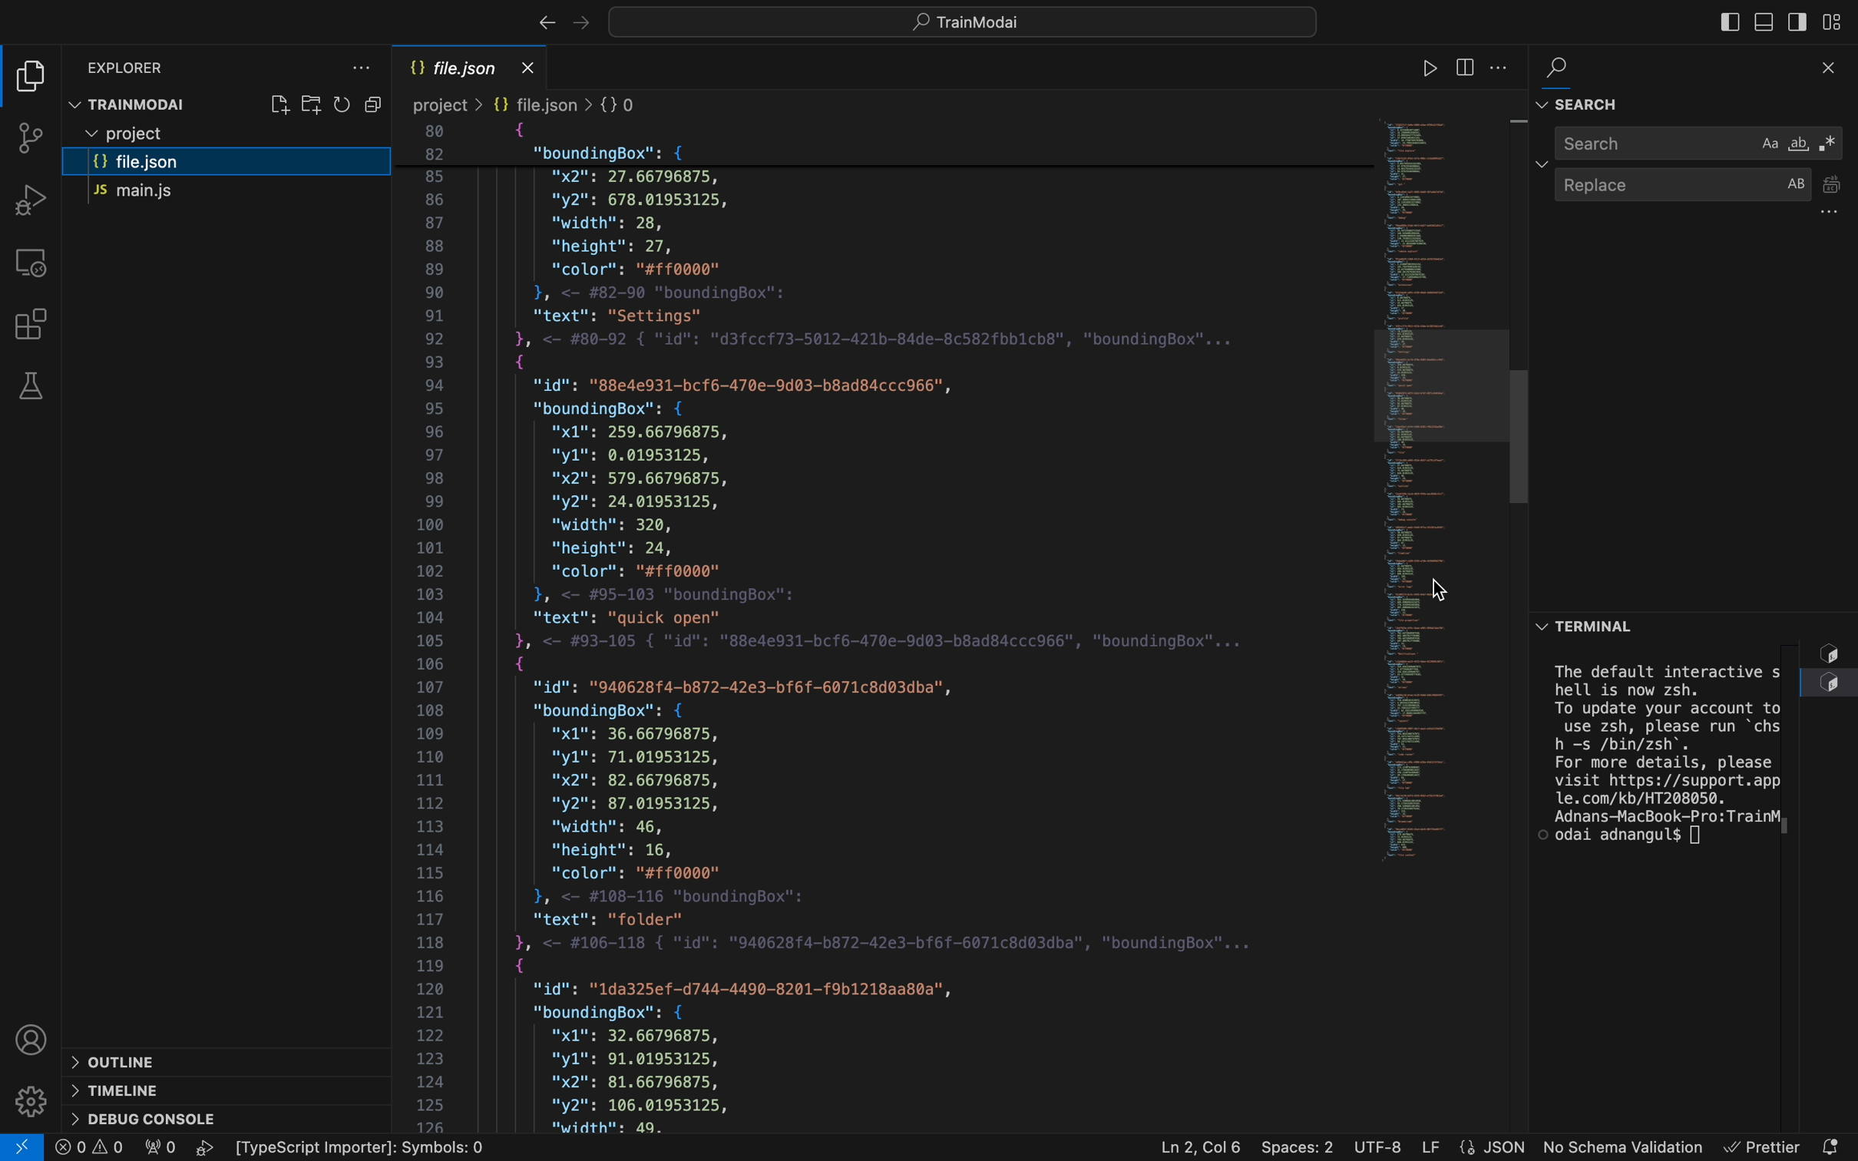 Image resolution: width=1858 pixels, height=1161 pixels. Describe the element at coordinates (968, 20) in the screenshot. I see `searcyh bar` at that location.